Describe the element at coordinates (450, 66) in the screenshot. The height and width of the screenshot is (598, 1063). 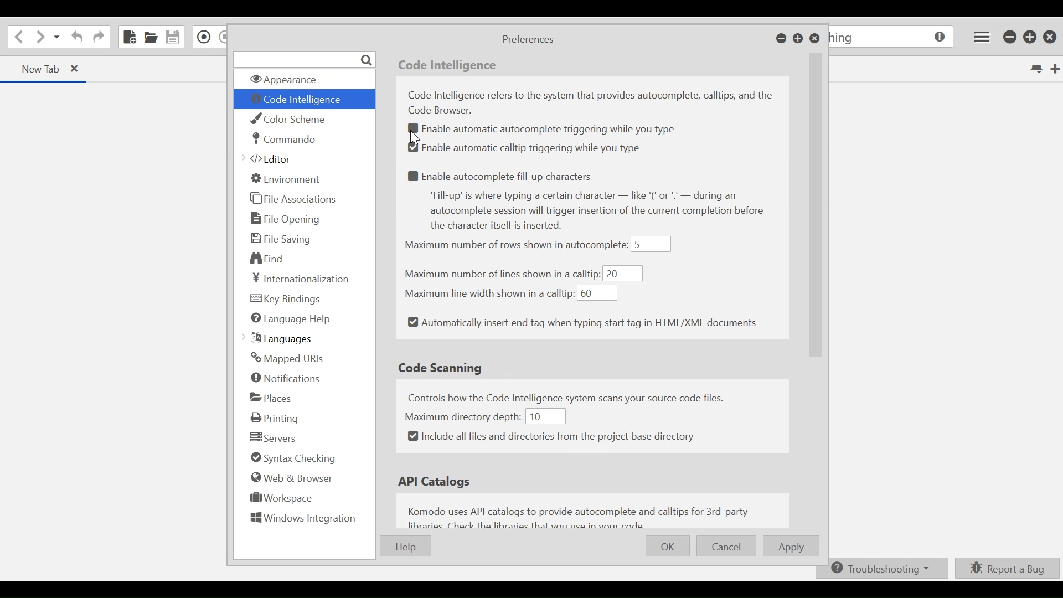
I see `Code Intelligence` at that location.